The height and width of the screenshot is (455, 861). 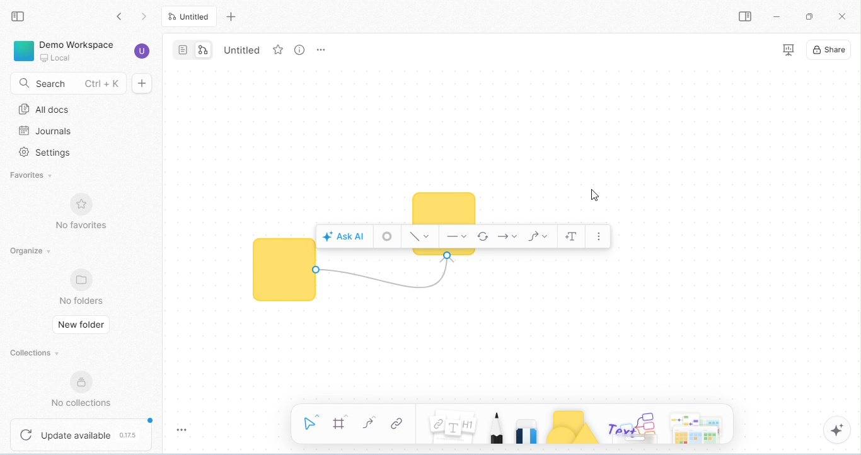 What do you see at coordinates (600, 236) in the screenshot?
I see `more` at bounding box center [600, 236].